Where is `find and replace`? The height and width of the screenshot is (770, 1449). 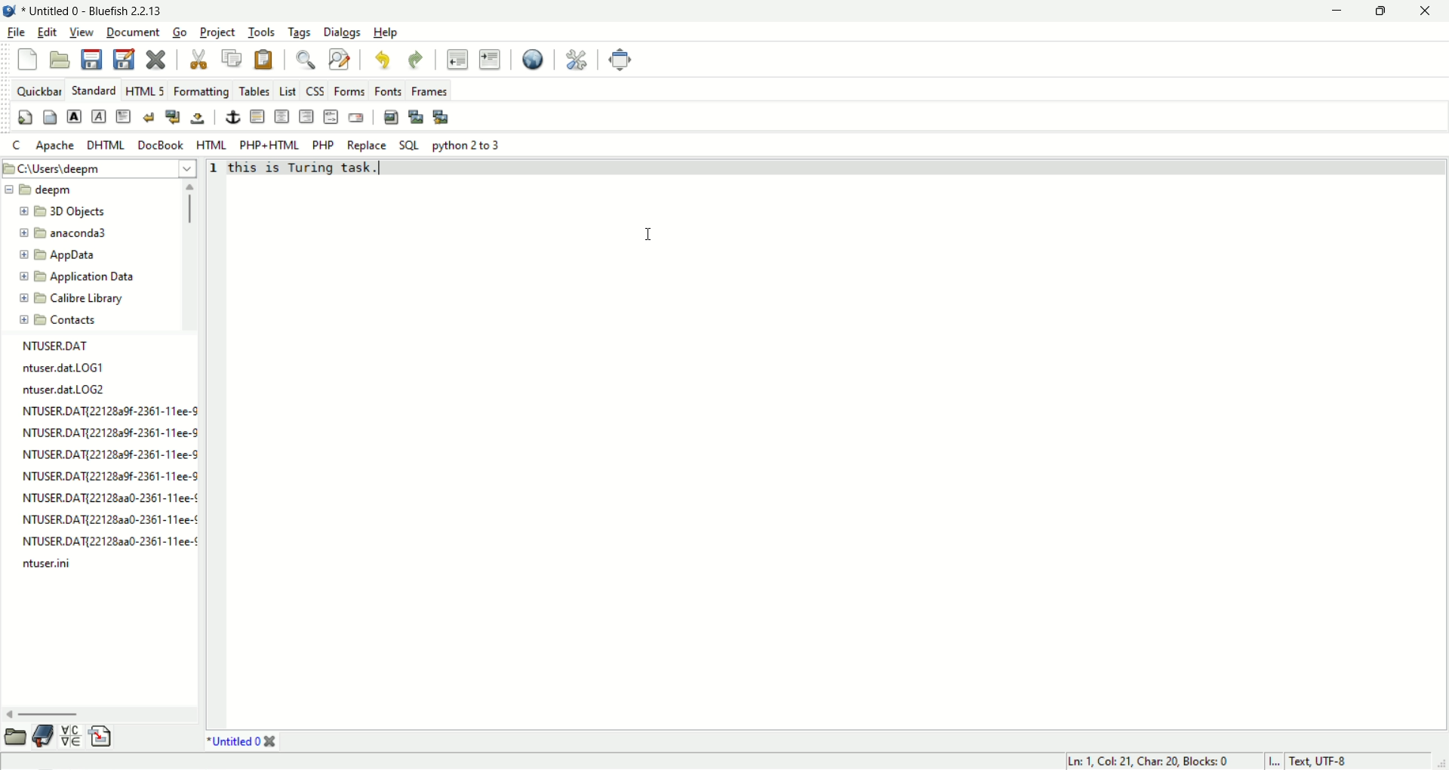
find and replace is located at coordinates (340, 60).